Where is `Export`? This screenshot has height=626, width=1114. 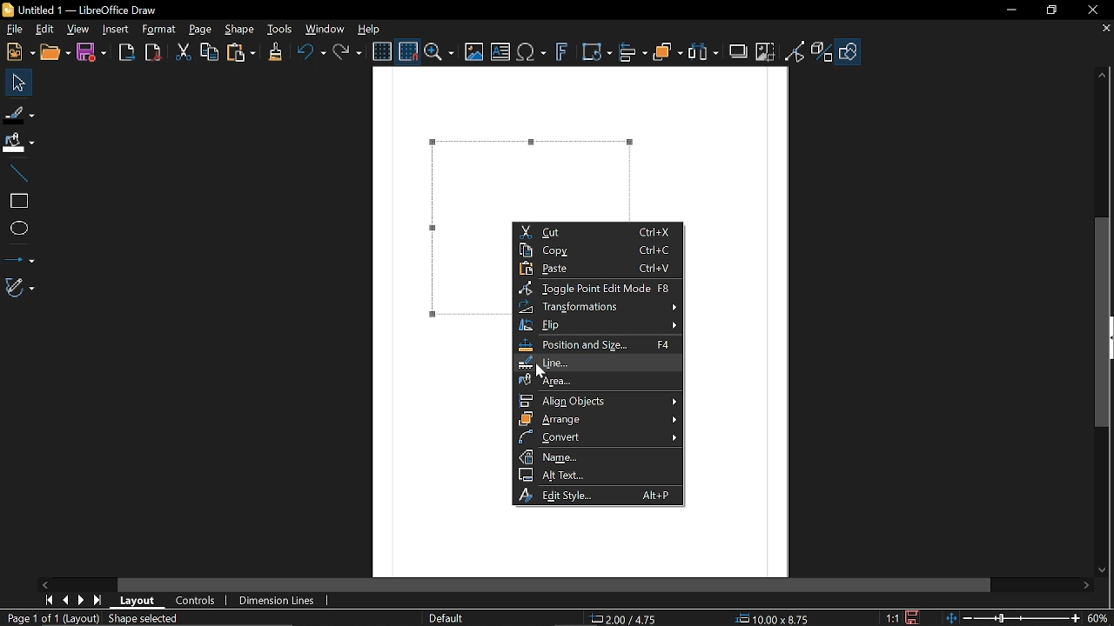 Export is located at coordinates (127, 54).